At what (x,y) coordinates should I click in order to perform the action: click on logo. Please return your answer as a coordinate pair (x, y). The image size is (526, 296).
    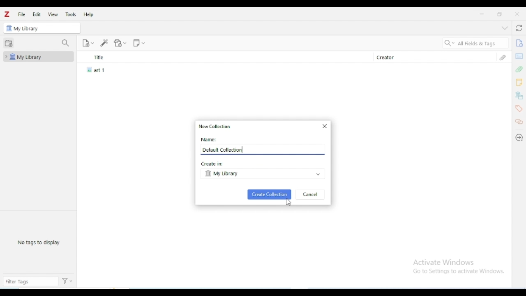
    Looking at the image, I should click on (7, 14).